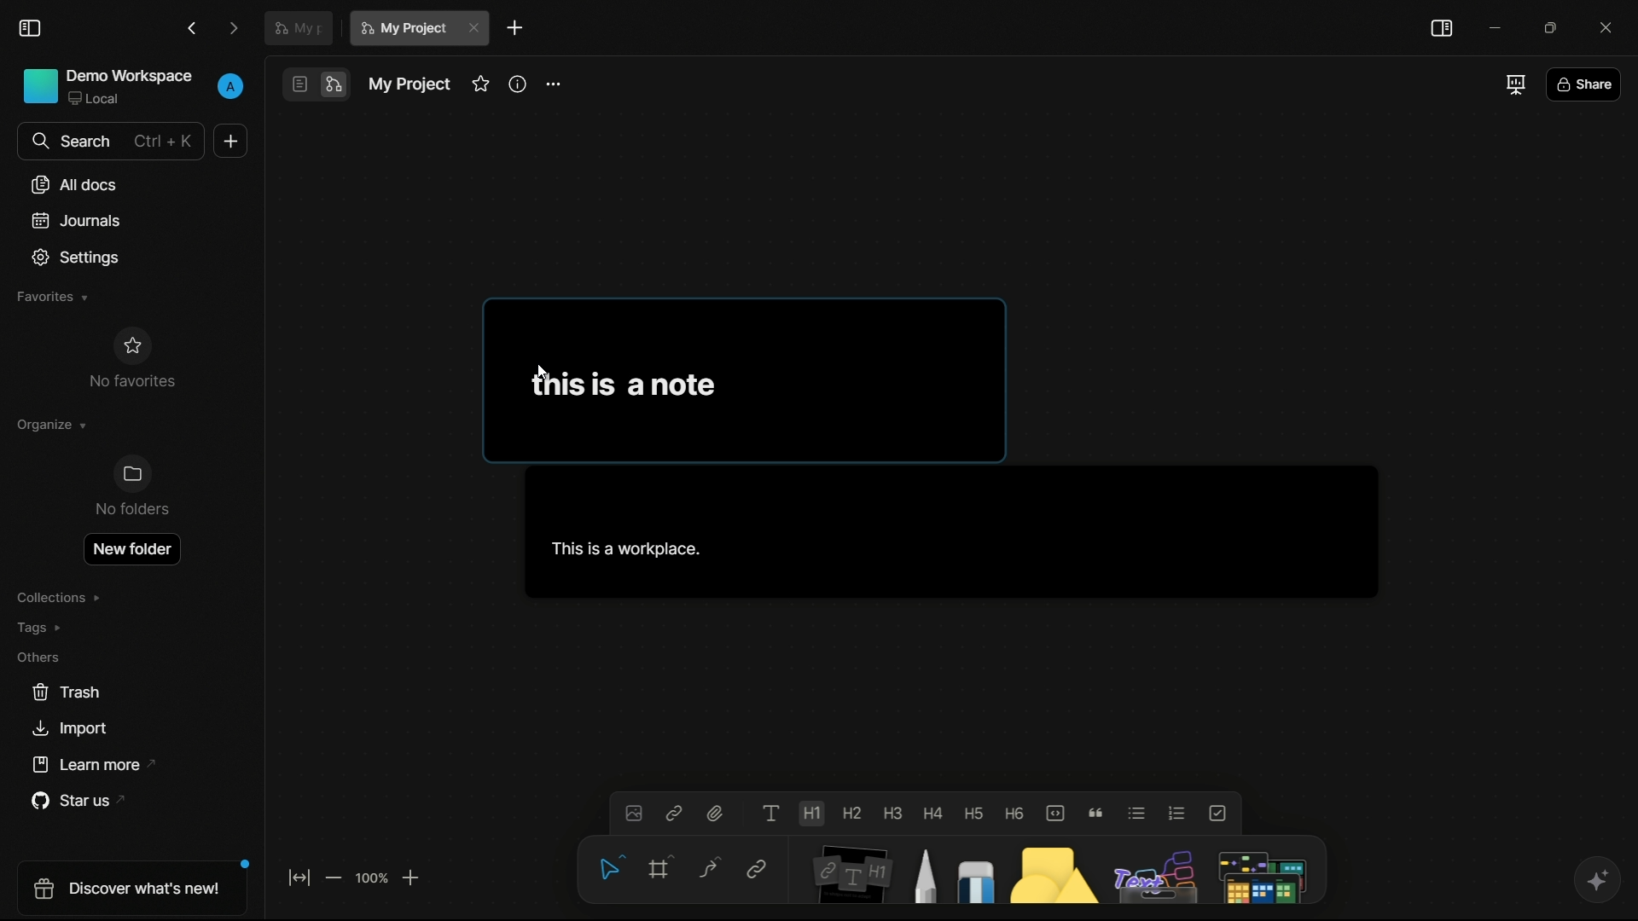 The image size is (1638, 921). I want to click on profile, so click(230, 87).